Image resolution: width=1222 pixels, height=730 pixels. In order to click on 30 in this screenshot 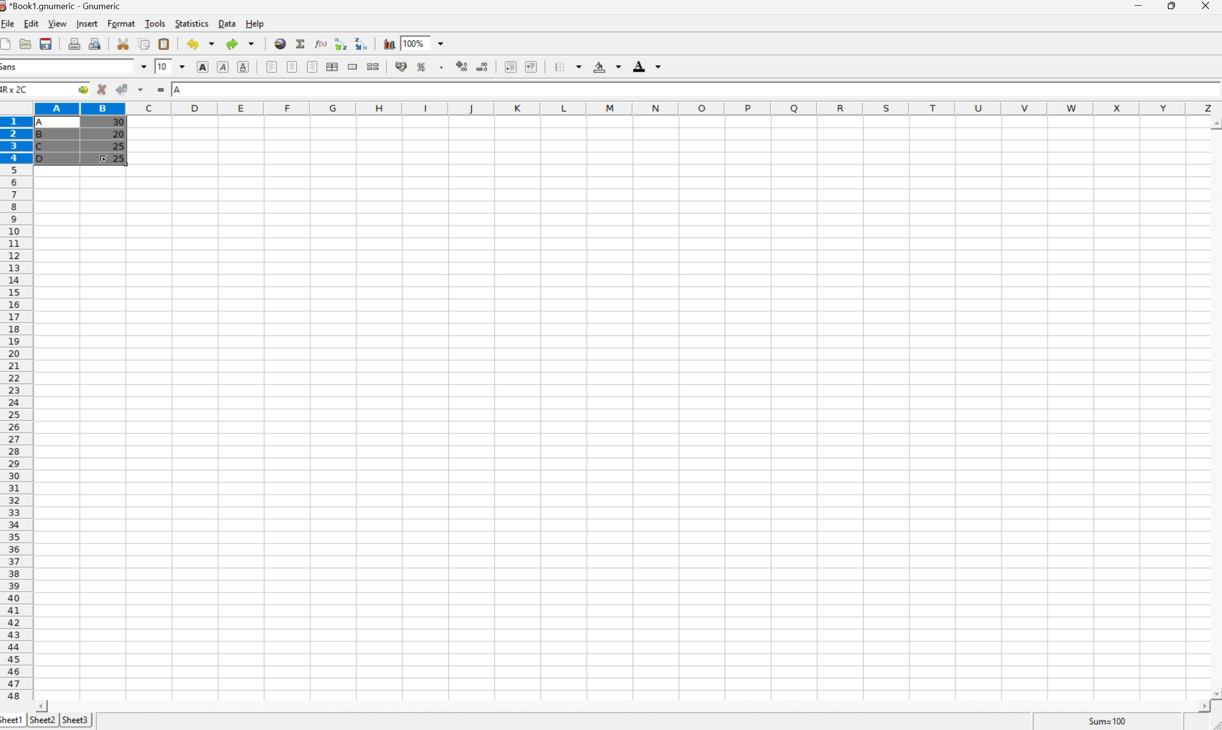, I will do `click(117, 123)`.